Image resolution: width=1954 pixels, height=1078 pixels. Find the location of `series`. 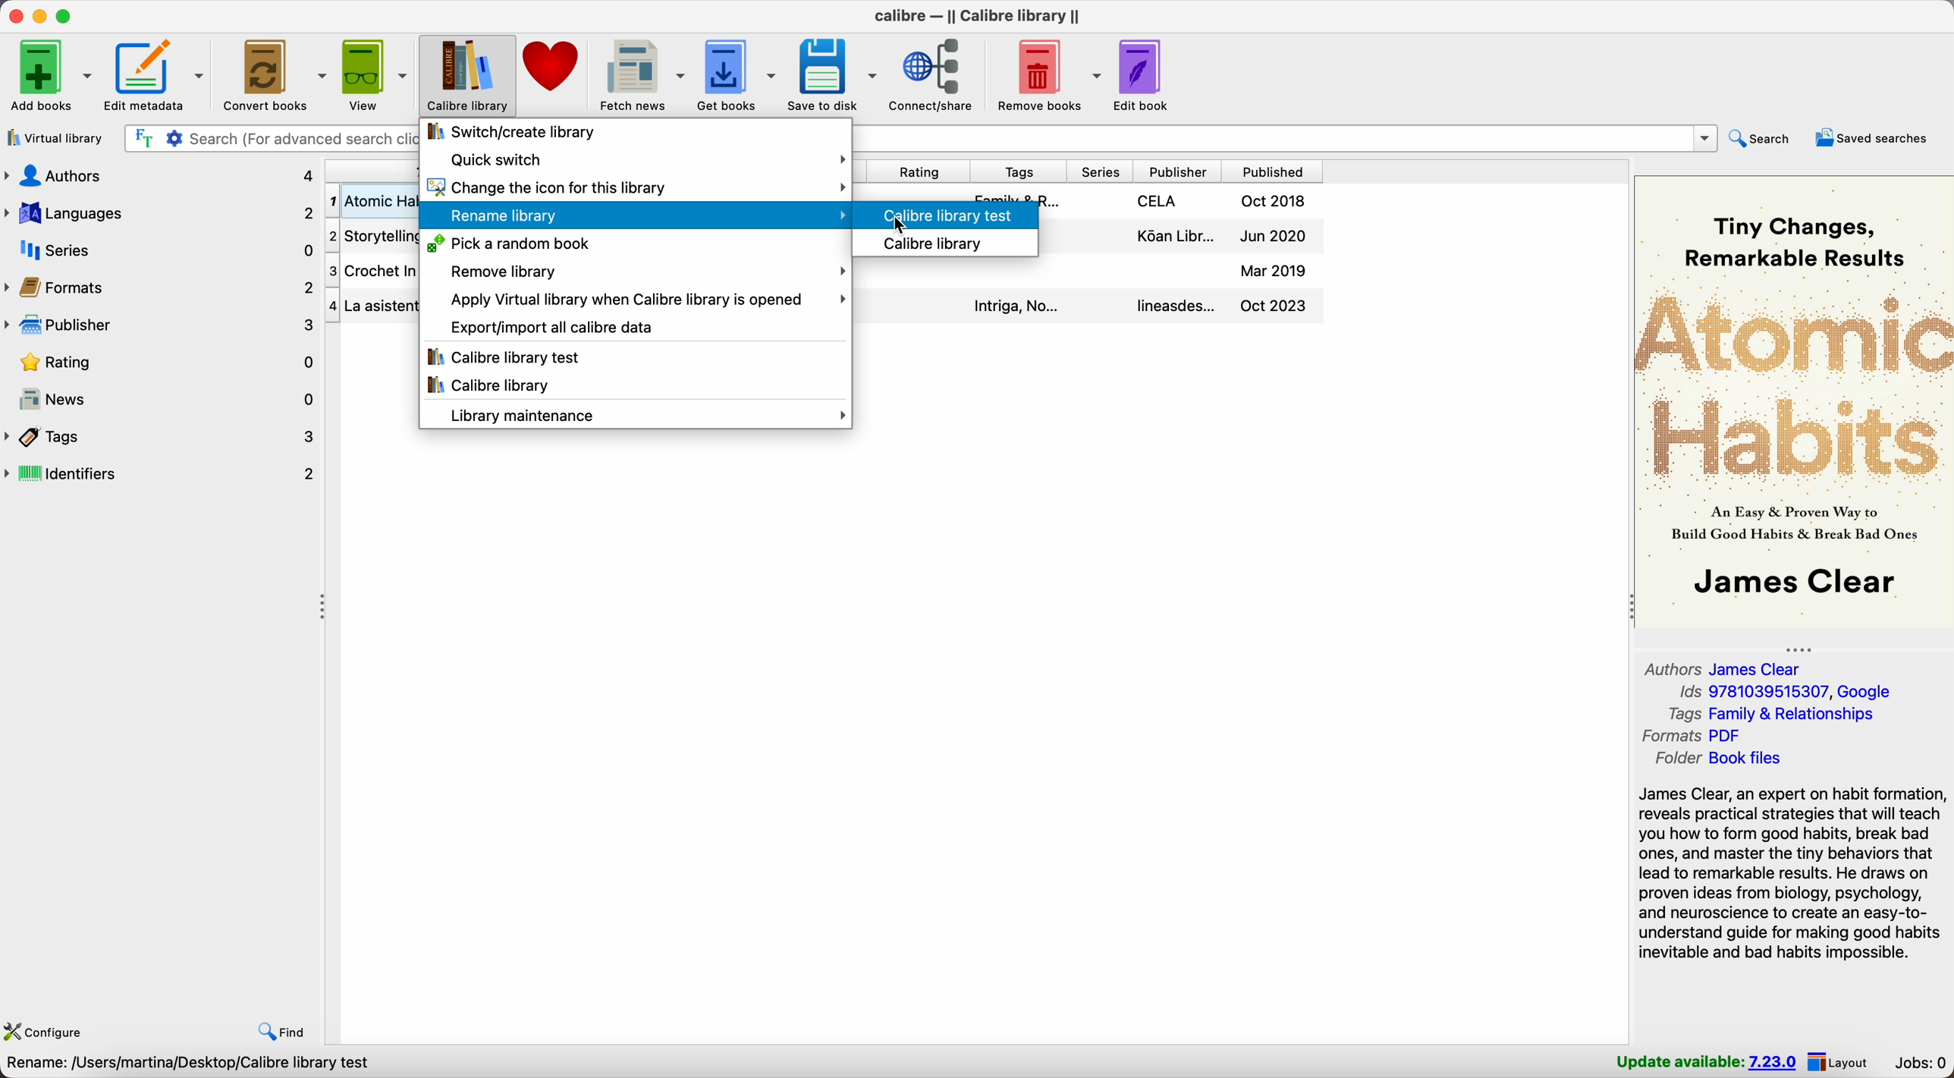

series is located at coordinates (162, 250).